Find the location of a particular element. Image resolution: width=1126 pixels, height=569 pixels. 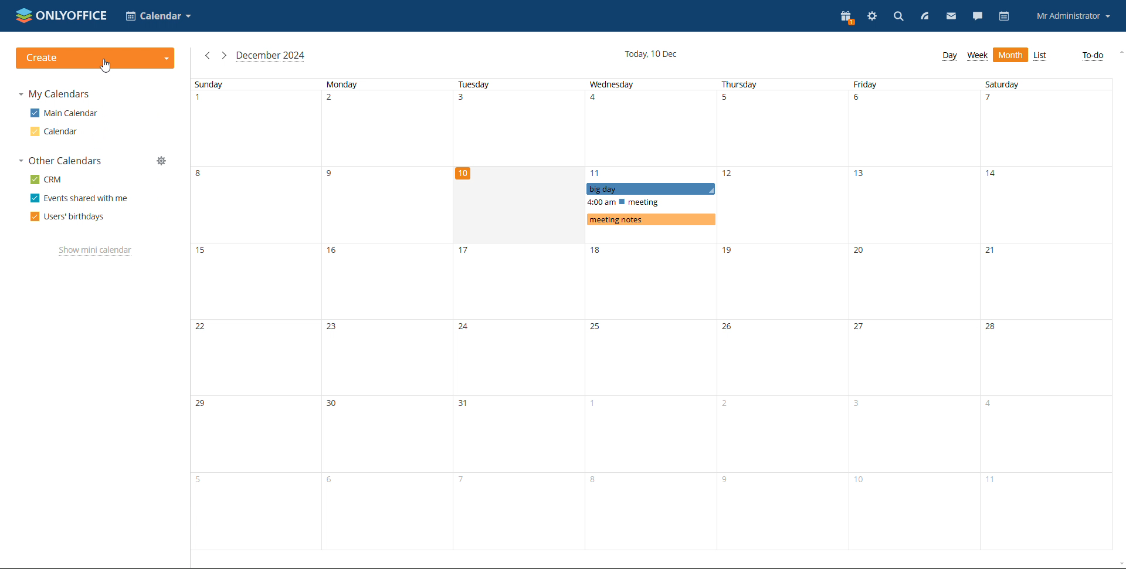

onlyoffice logo is located at coordinates (22, 16).